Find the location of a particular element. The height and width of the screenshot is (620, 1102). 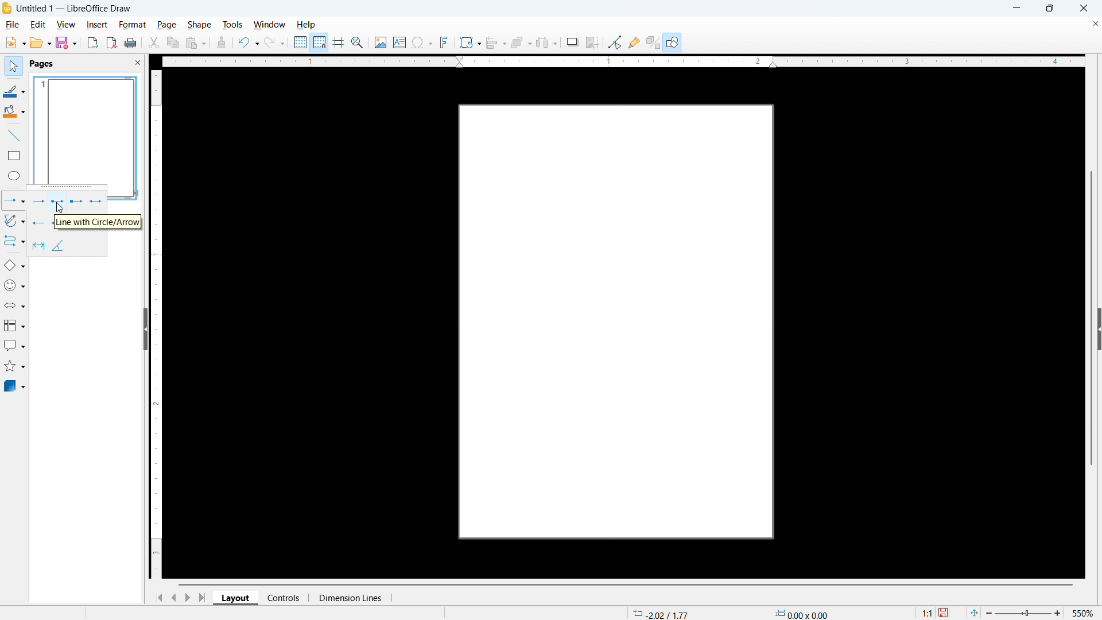

clone formatting  is located at coordinates (222, 43).